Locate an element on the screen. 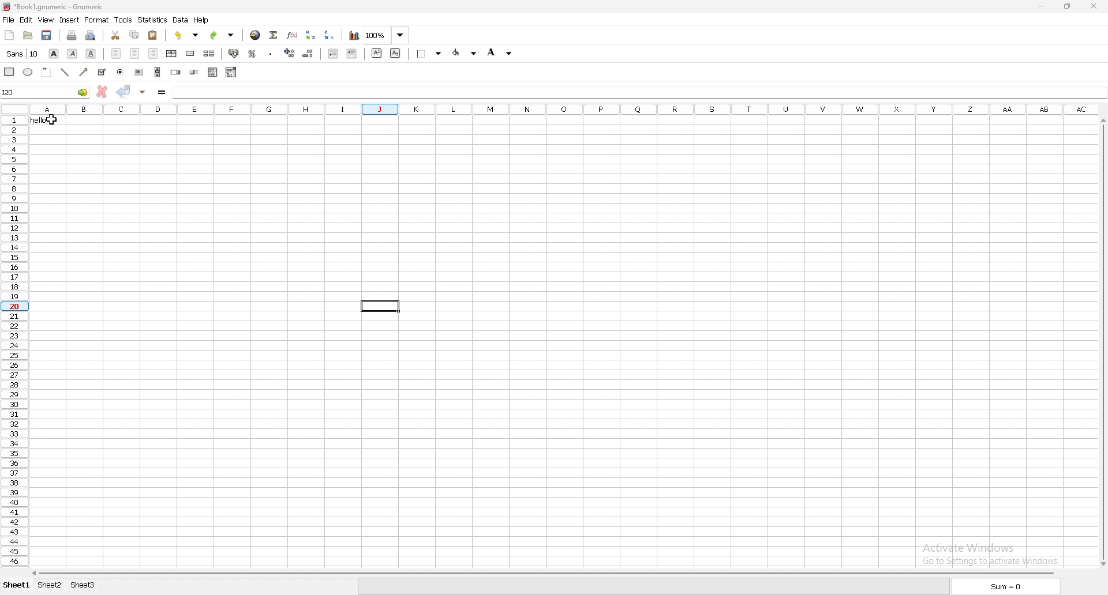  sort ascending is located at coordinates (310, 35).